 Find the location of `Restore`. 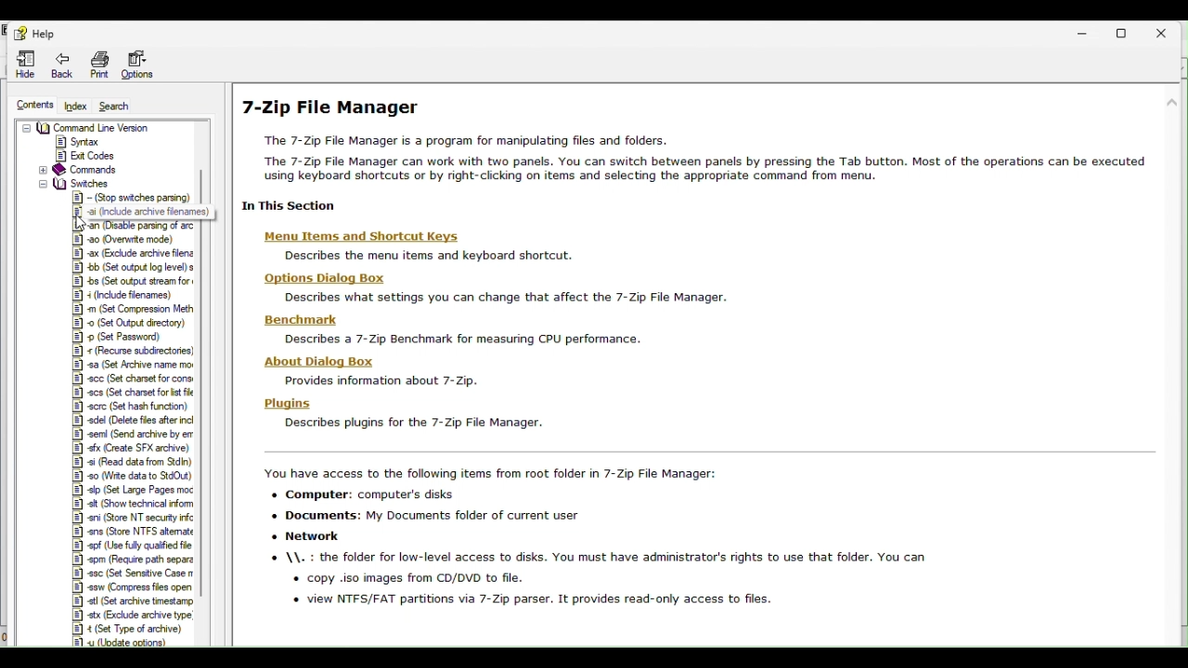

Restore is located at coordinates (1129, 31).